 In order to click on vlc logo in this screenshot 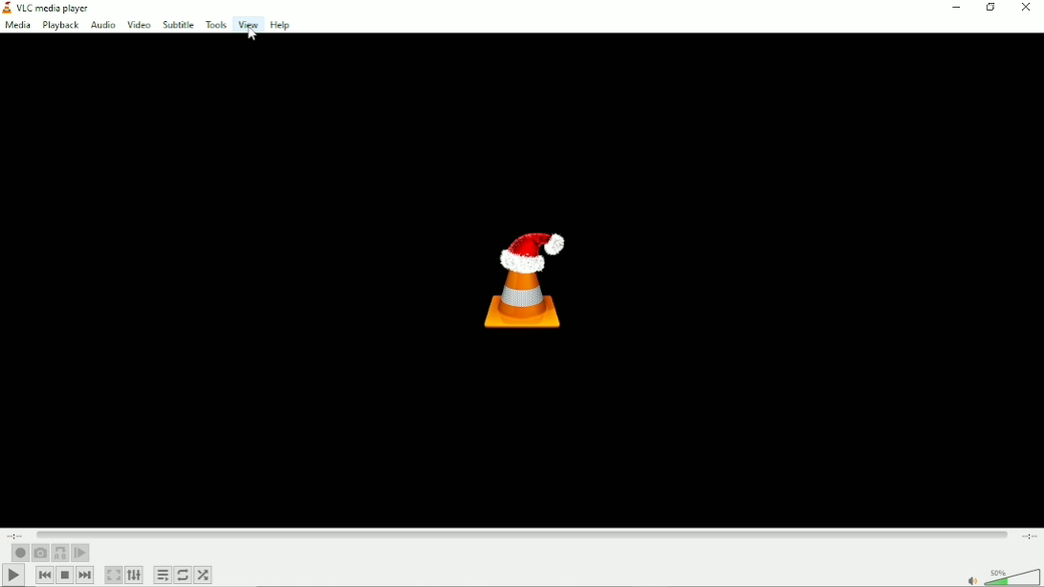, I will do `click(8, 8)`.